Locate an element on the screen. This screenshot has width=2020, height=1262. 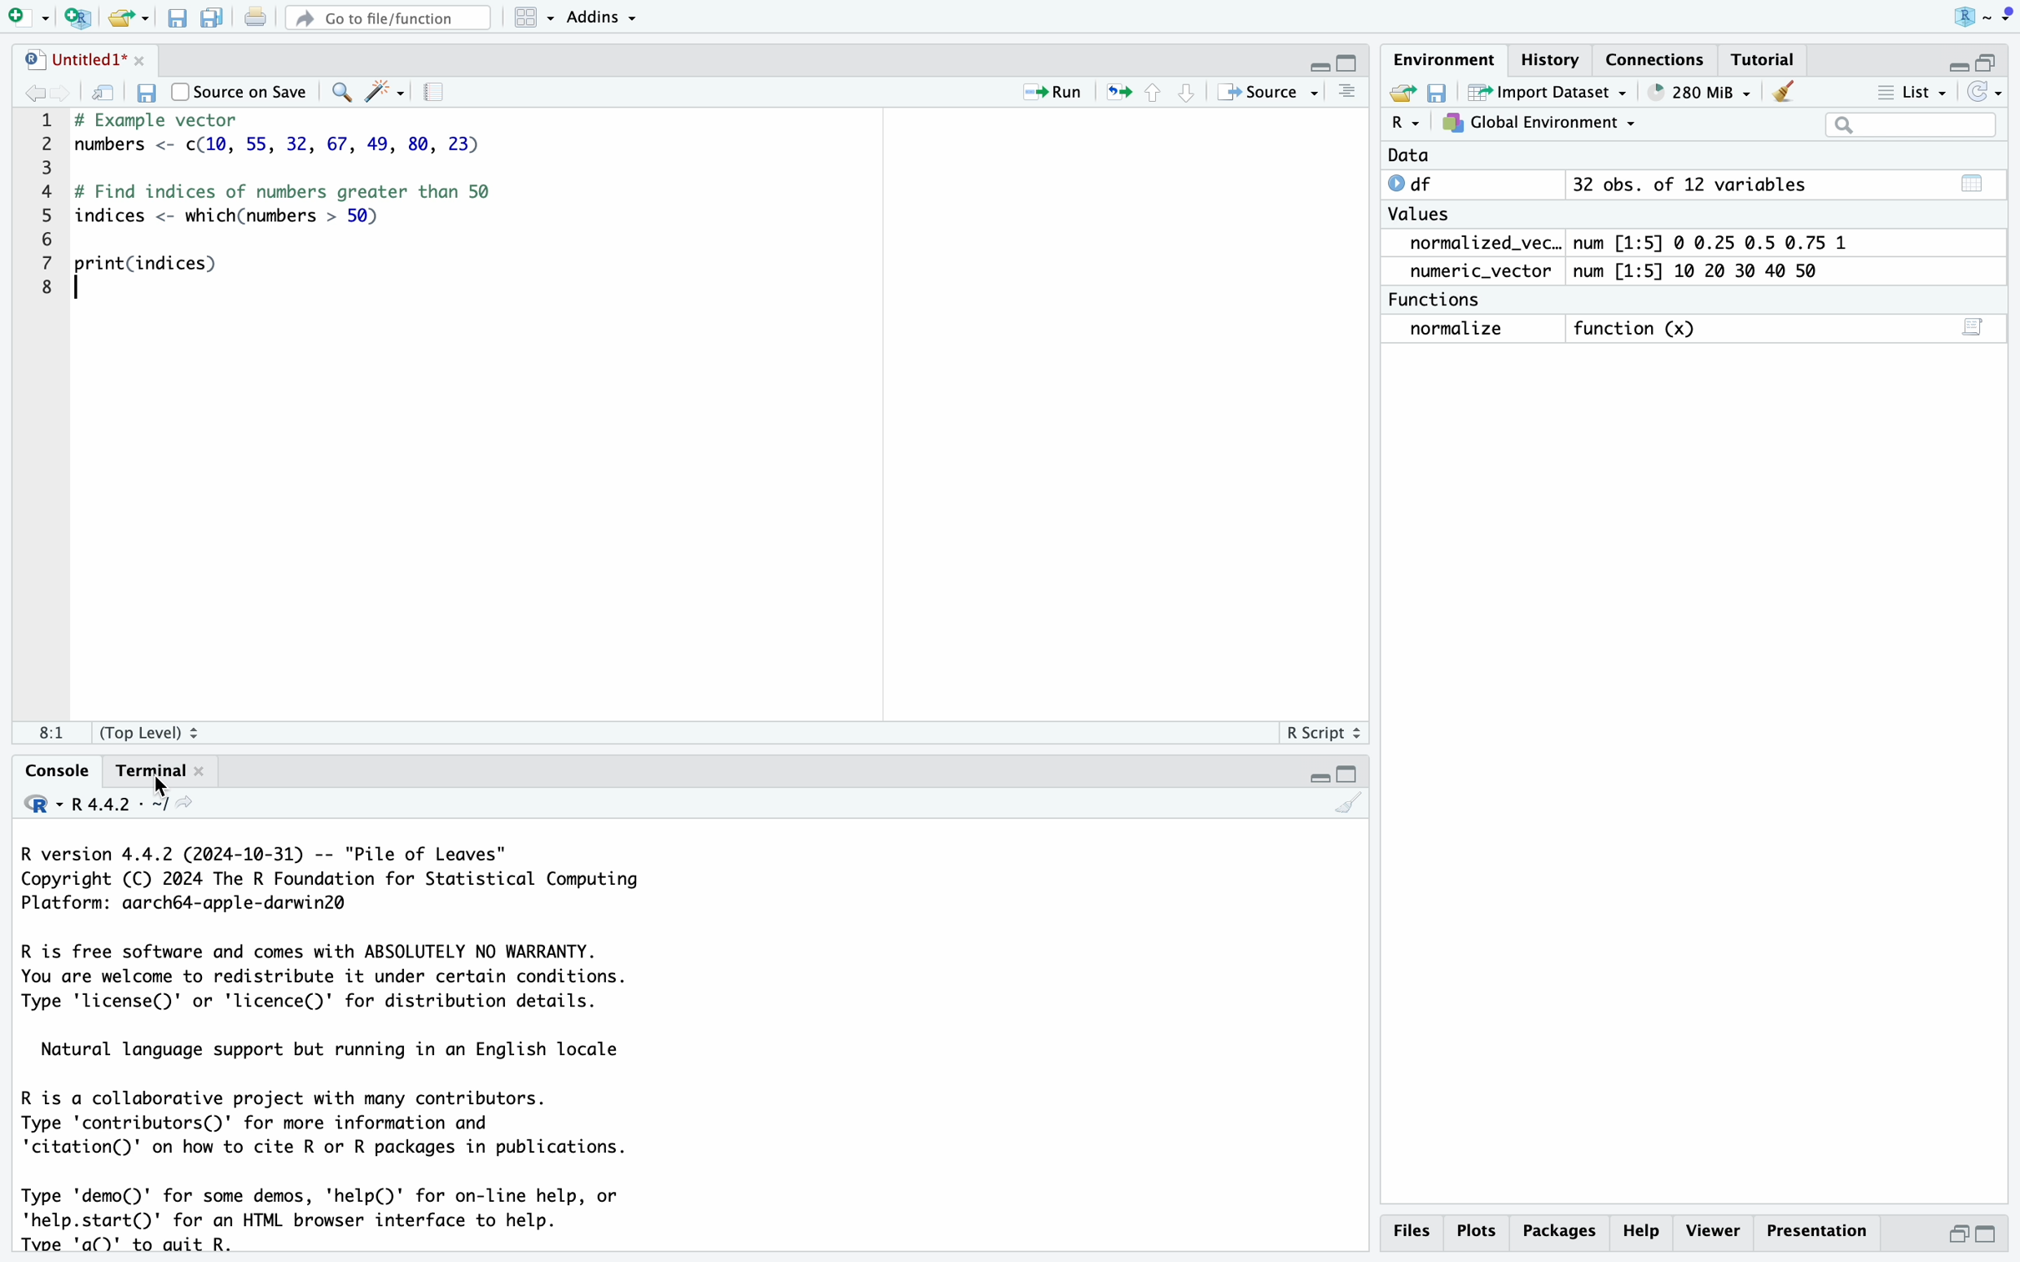
CURSOR is located at coordinates (169, 789).